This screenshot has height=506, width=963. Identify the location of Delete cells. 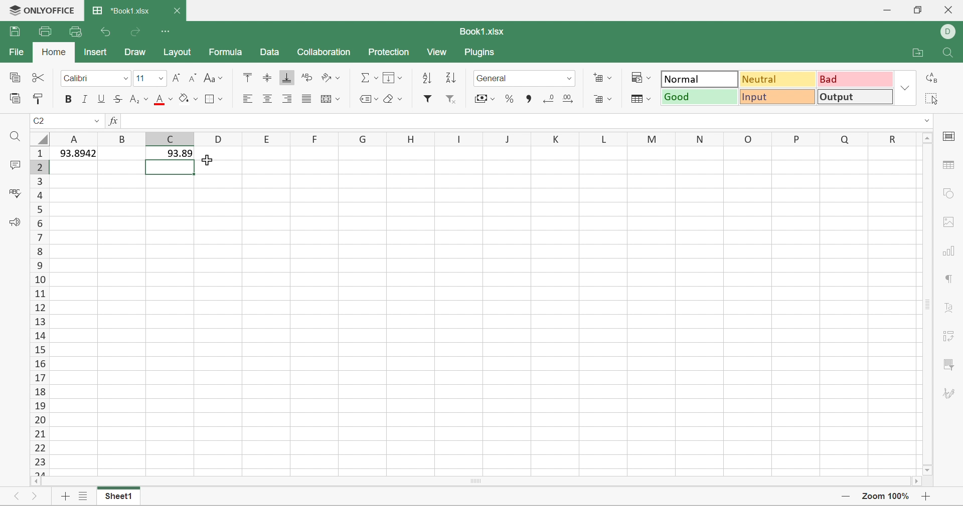
(602, 97).